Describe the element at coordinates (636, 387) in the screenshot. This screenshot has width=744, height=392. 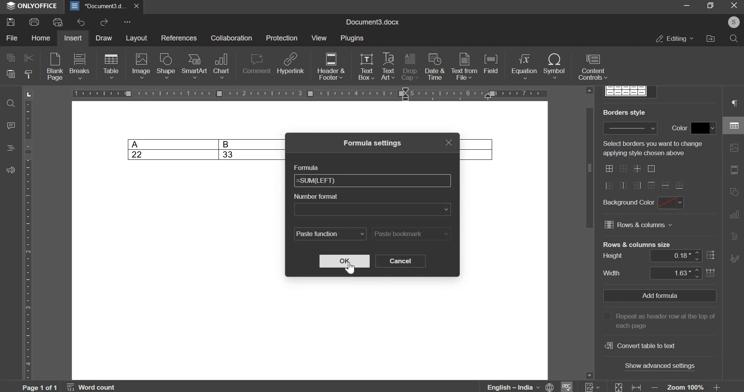
I see `fit to width` at that location.